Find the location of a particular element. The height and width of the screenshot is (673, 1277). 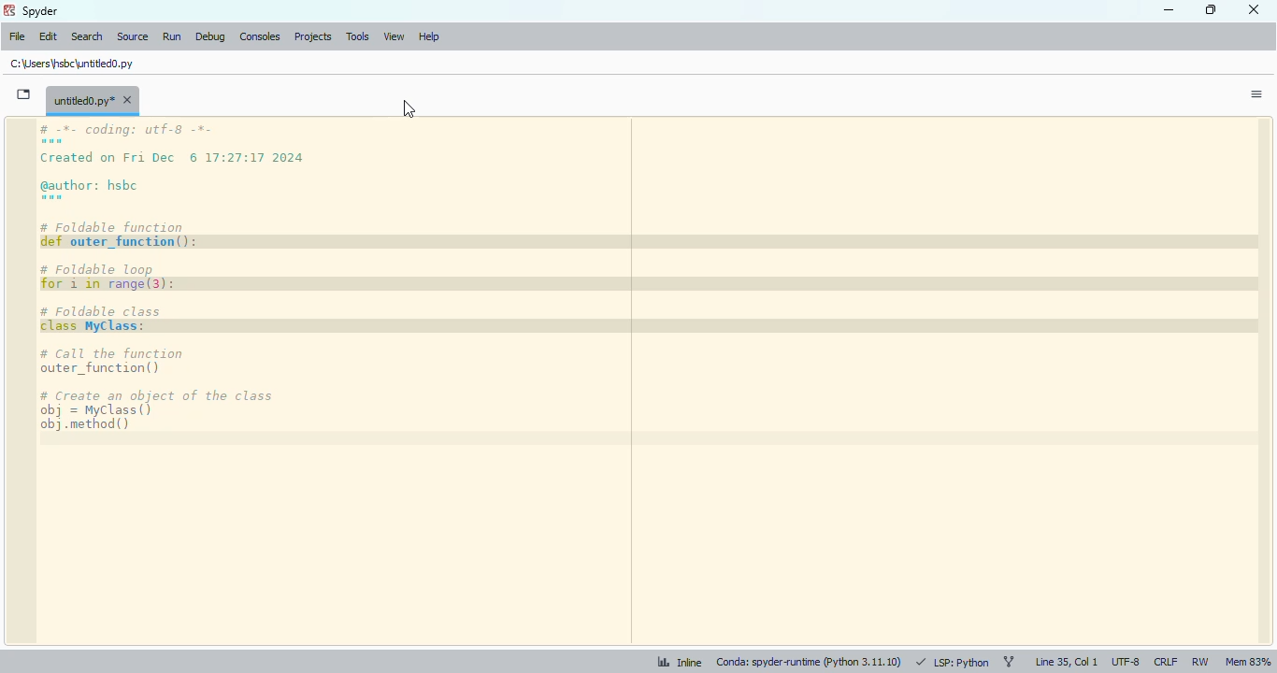

edit is located at coordinates (48, 36).